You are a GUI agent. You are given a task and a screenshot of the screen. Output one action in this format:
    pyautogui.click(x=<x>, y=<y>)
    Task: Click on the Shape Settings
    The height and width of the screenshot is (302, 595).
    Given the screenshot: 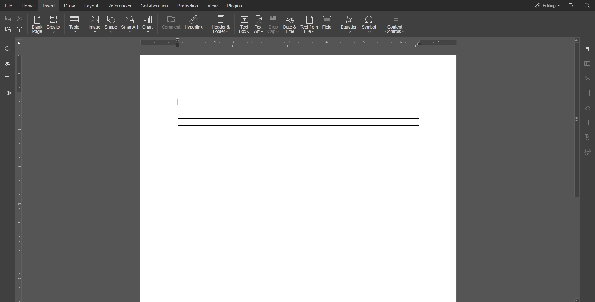 What is the action you would take?
    pyautogui.click(x=588, y=109)
    